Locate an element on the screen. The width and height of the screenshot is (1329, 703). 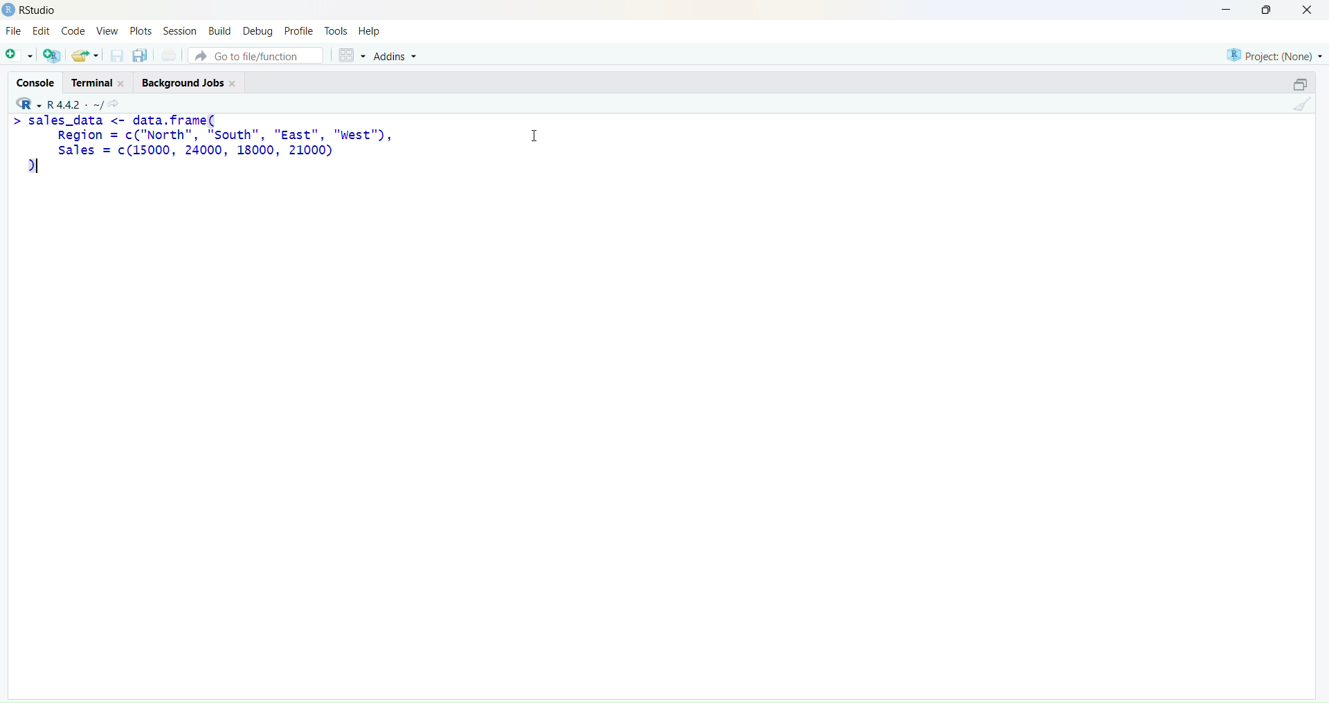
cursor is located at coordinates (529, 140).